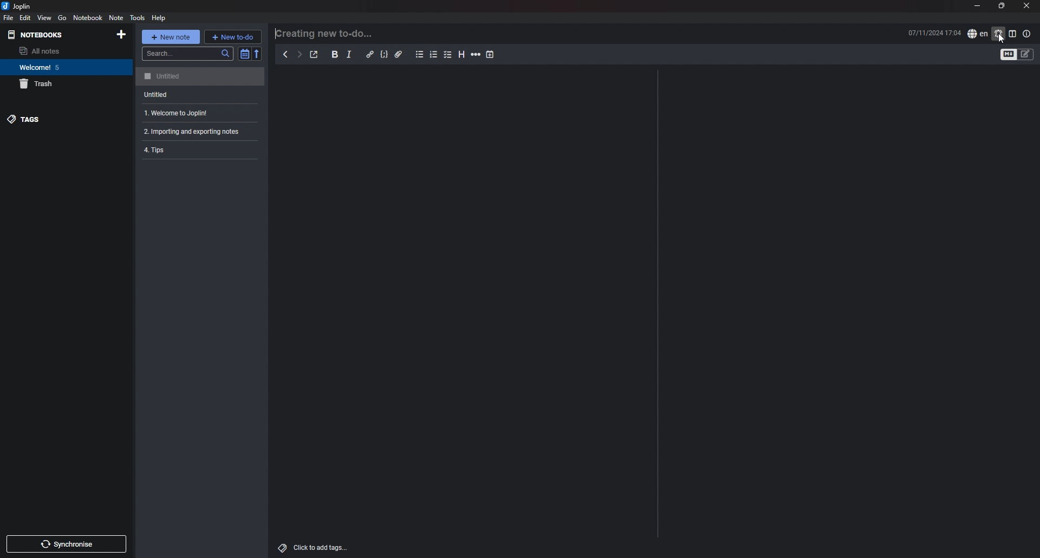 The image size is (1040, 558). Describe the element at coordinates (62, 68) in the screenshot. I see `notebook` at that location.